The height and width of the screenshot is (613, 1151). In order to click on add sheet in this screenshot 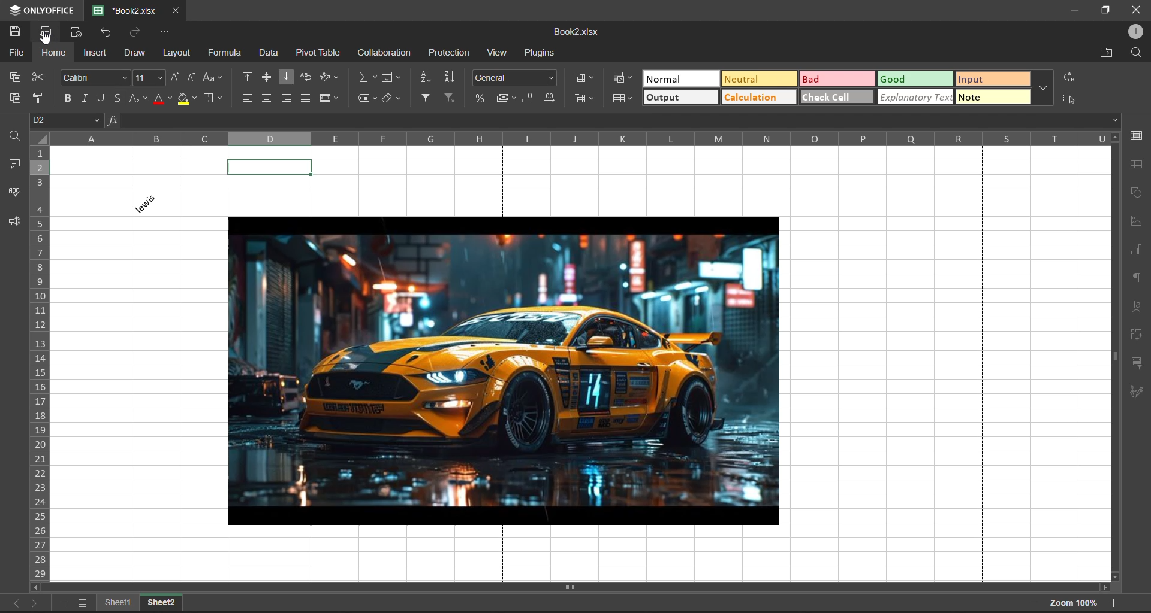, I will do `click(66, 604)`.